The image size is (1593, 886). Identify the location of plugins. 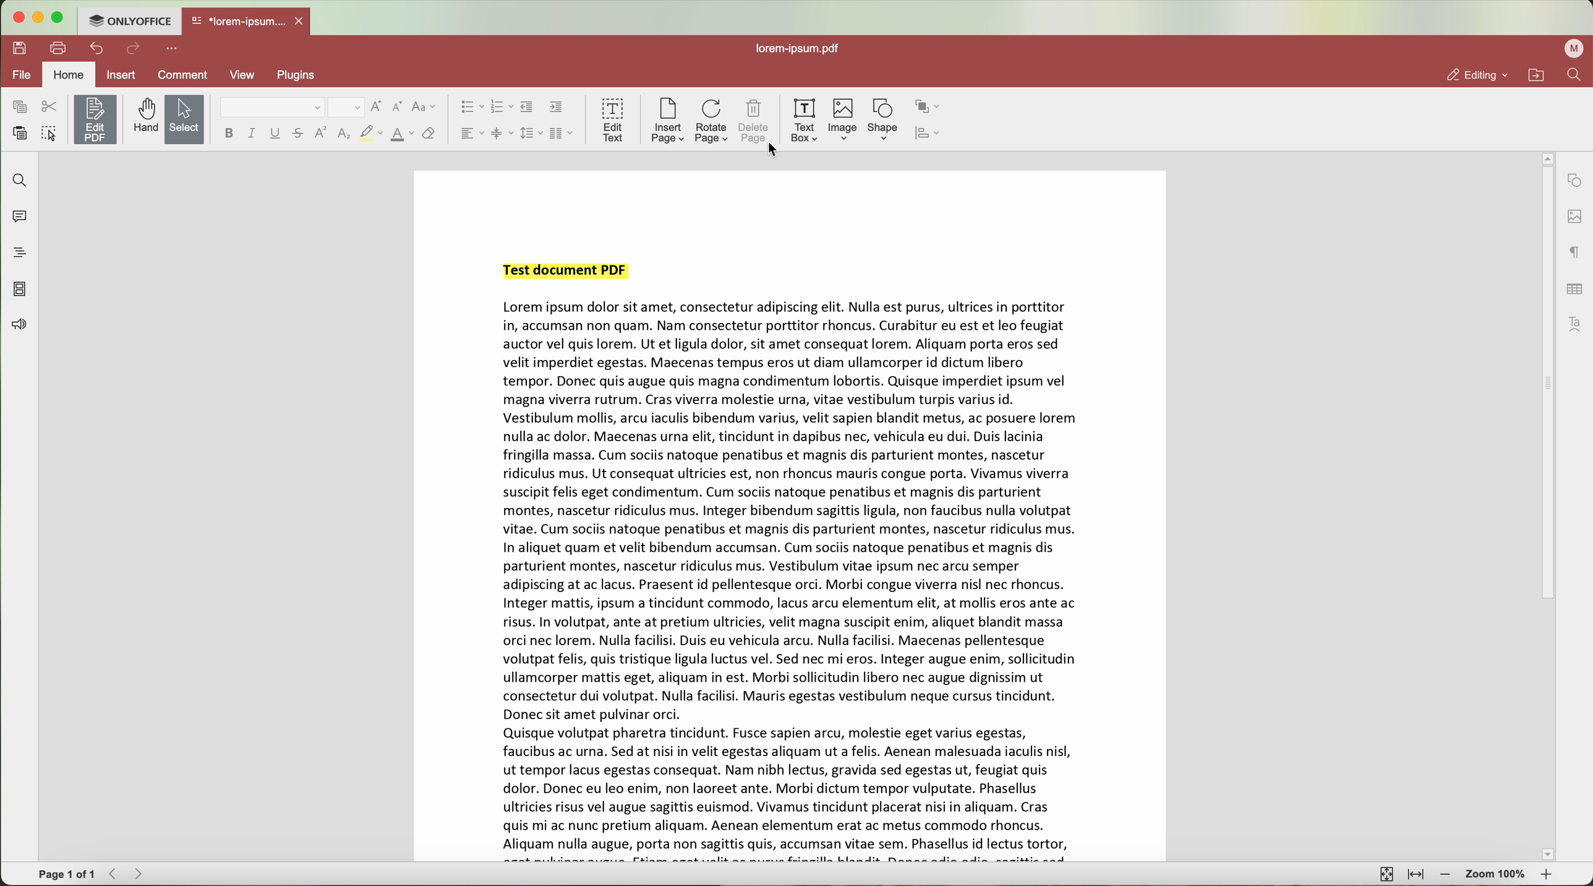
(299, 76).